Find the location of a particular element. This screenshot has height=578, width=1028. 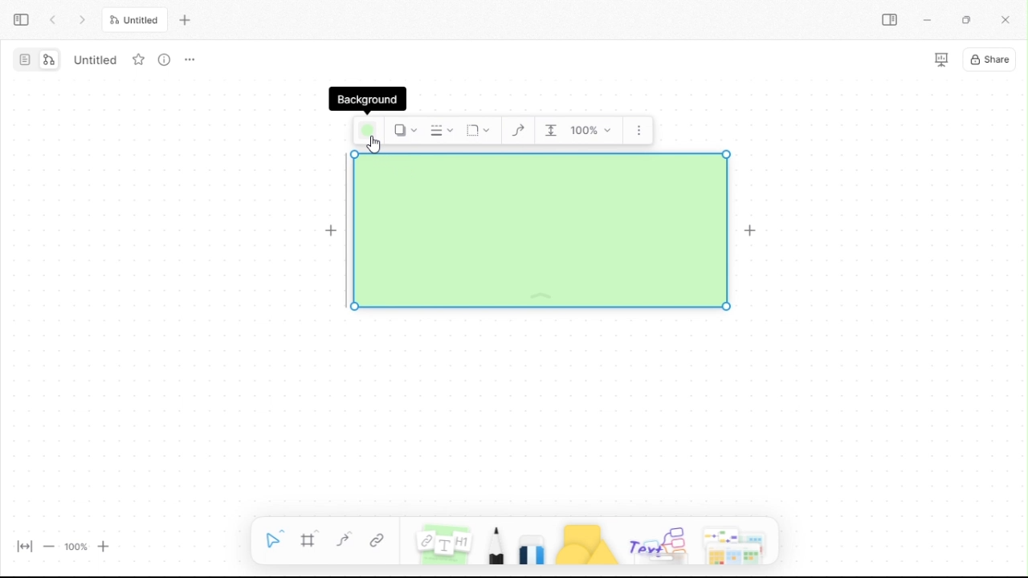

untitled is located at coordinates (133, 21).